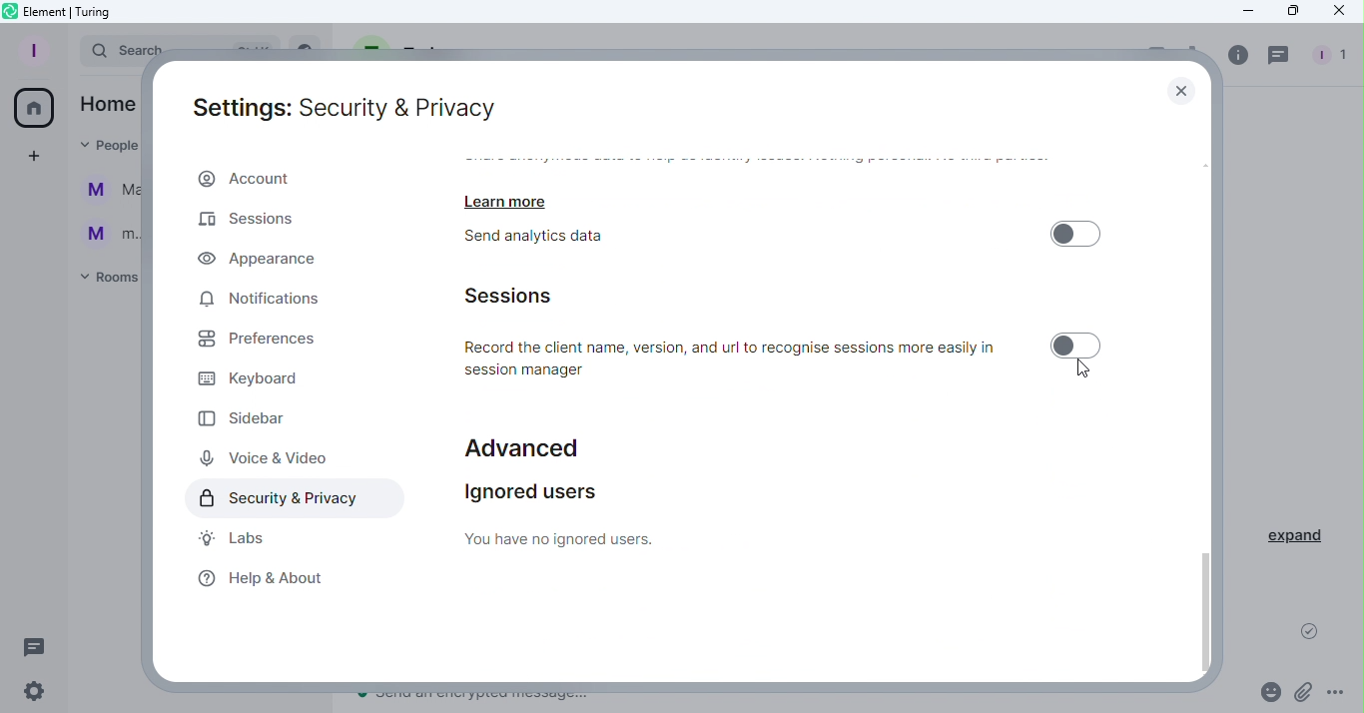  I want to click on info, so click(1233, 55).